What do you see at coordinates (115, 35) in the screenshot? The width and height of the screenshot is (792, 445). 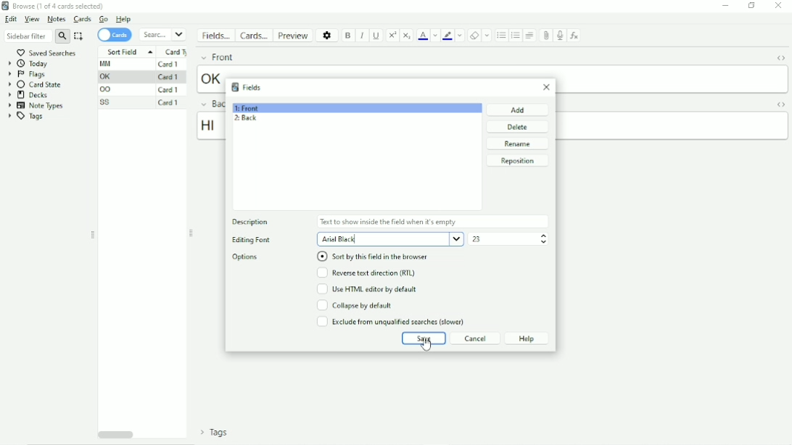 I see `Cards` at bounding box center [115, 35].